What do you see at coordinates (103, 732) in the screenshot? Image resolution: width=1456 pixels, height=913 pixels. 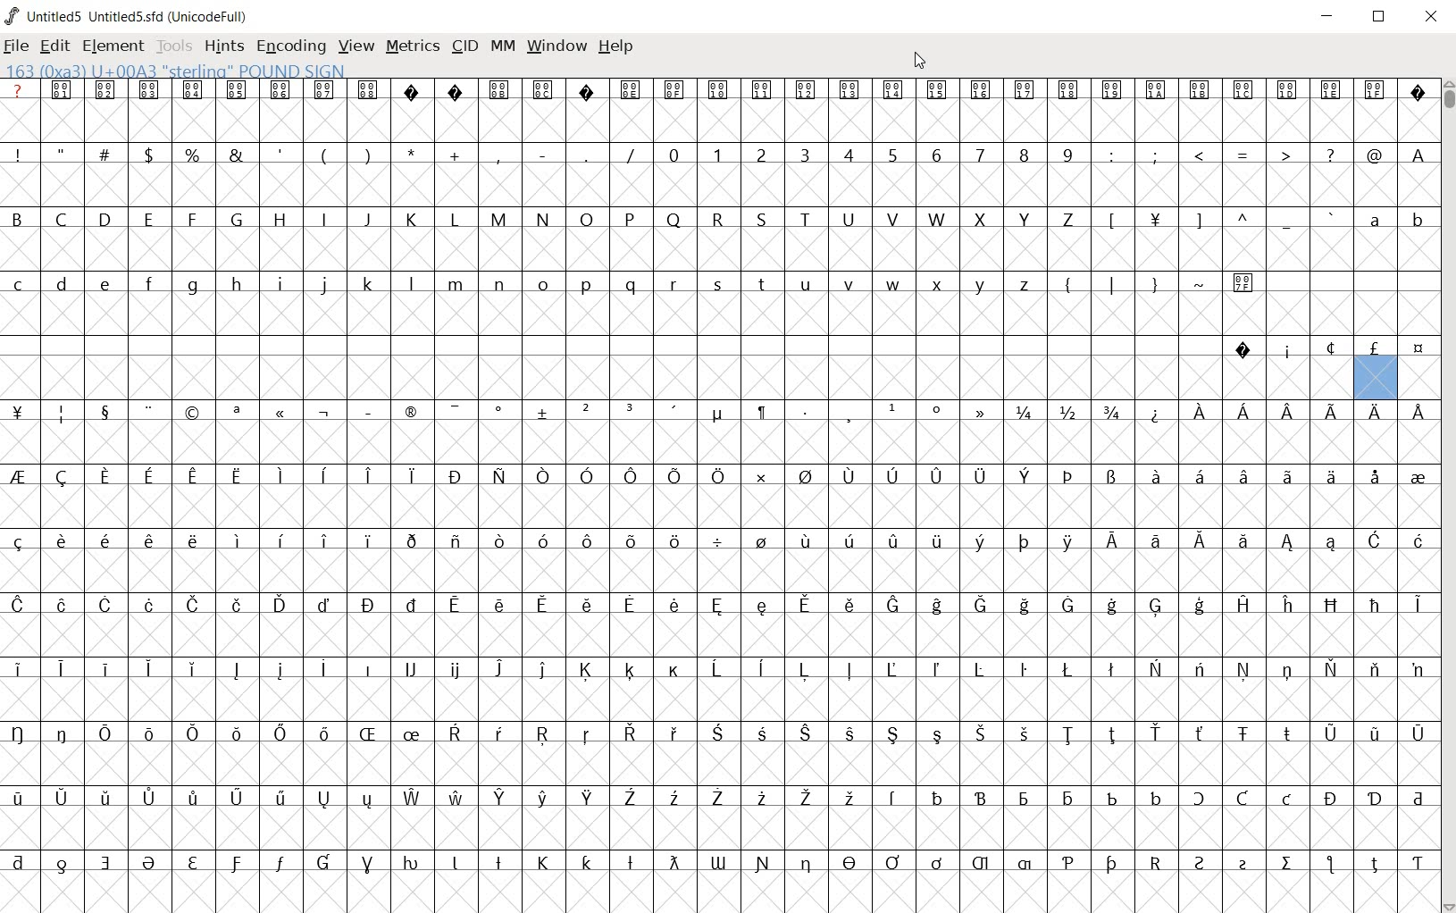 I see `Symbol` at bounding box center [103, 732].